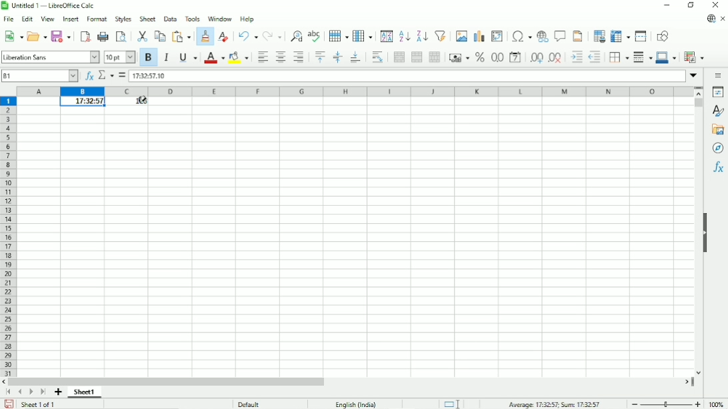 Image resolution: width=728 pixels, height=409 pixels. What do you see at coordinates (47, 19) in the screenshot?
I see `View` at bounding box center [47, 19].